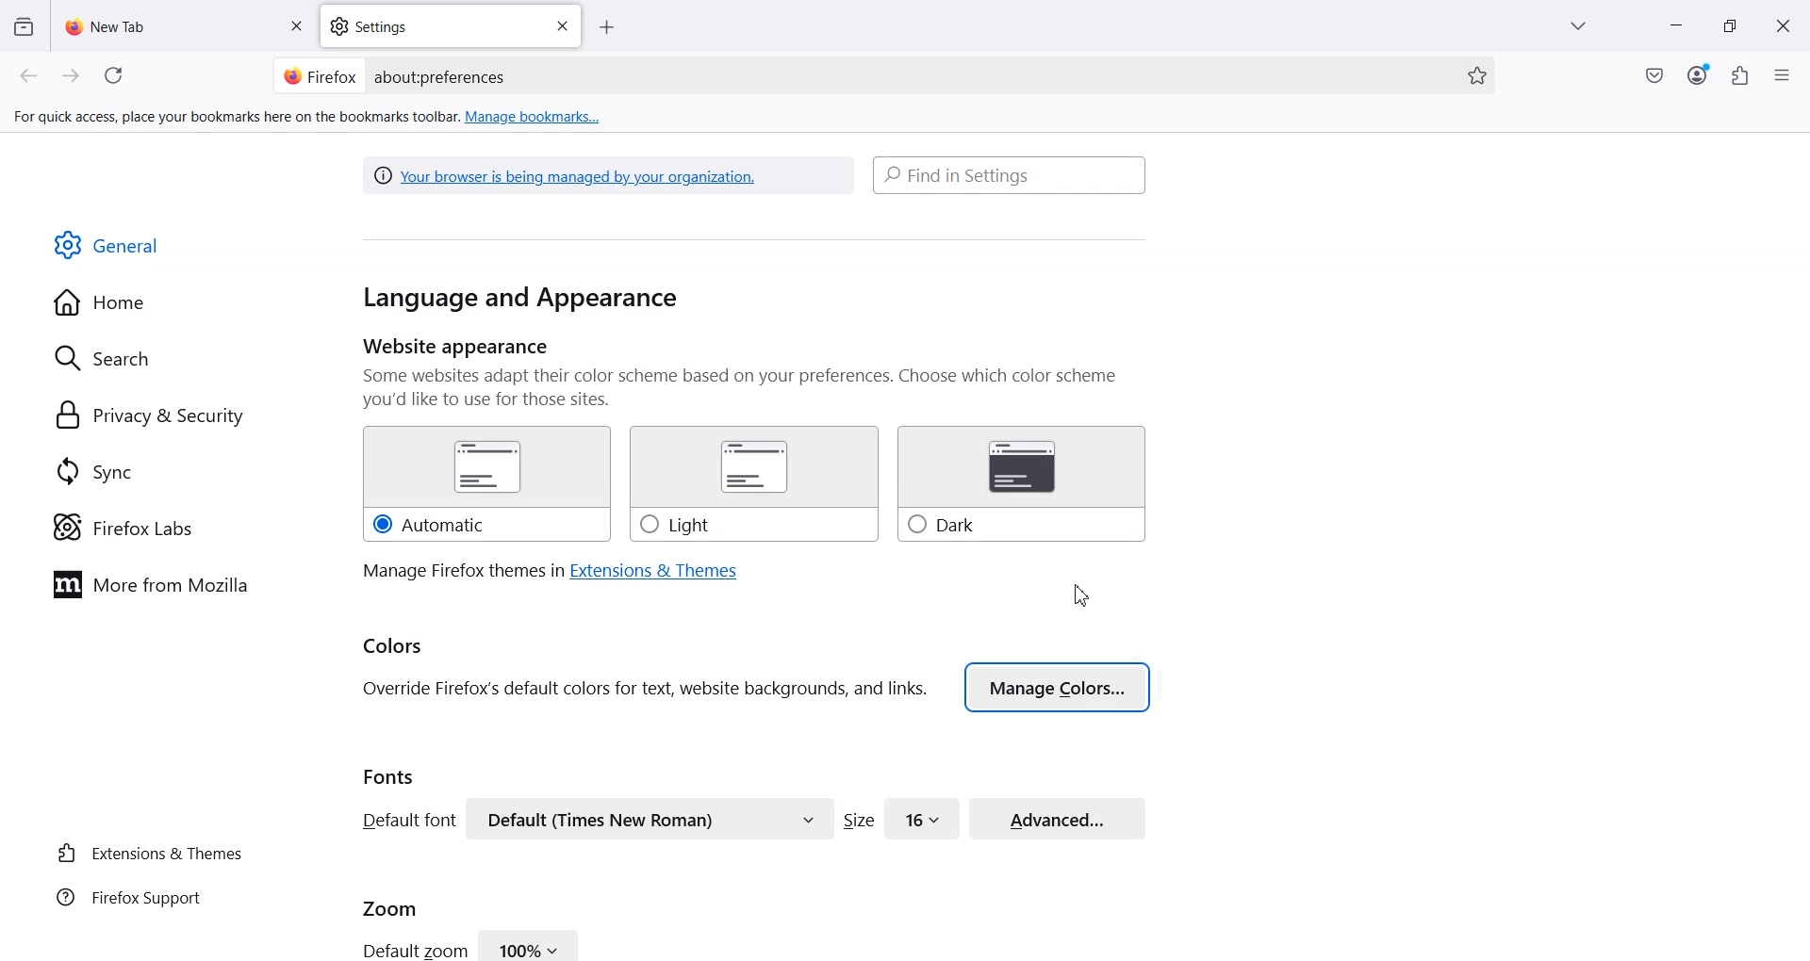 The width and height of the screenshot is (1810, 961). What do you see at coordinates (752, 484) in the screenshot?
I see `O Light` at bounding box center [752, 484].